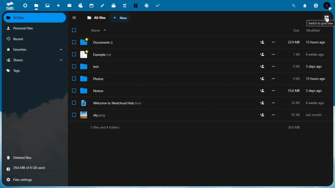 This screenshot has width=335, height=188. I want to click on add user, so click(262, 42).